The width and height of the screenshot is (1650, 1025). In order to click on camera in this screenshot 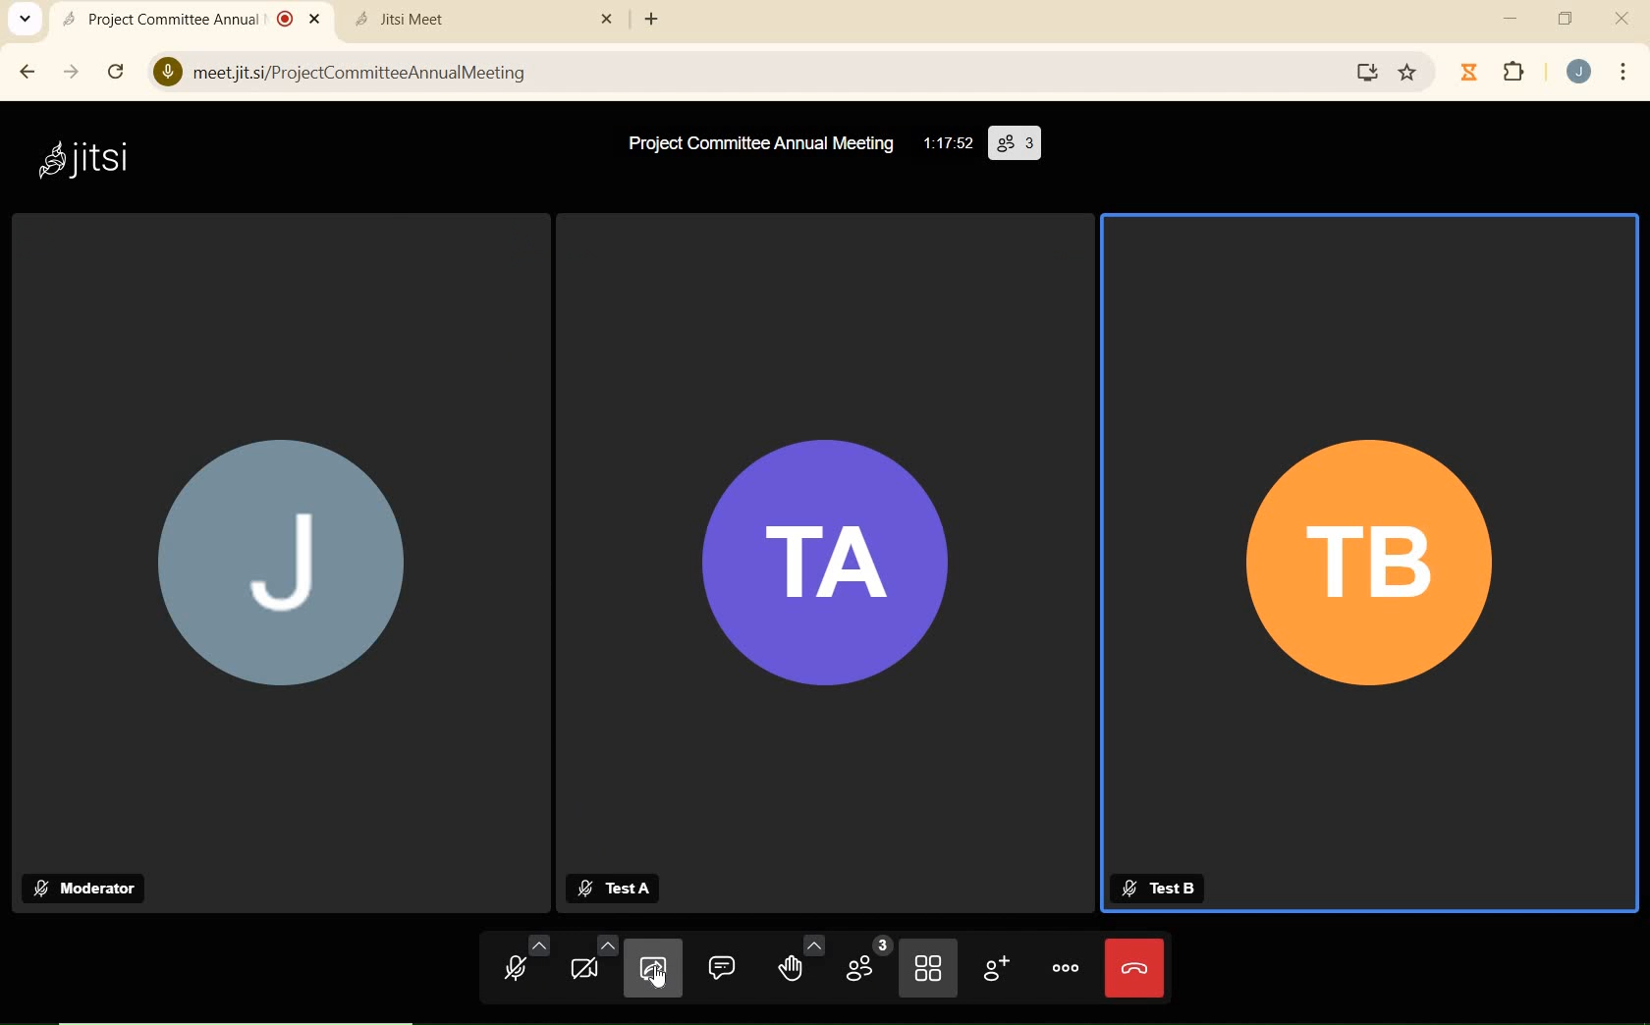, I will do `click(591, 963)`.